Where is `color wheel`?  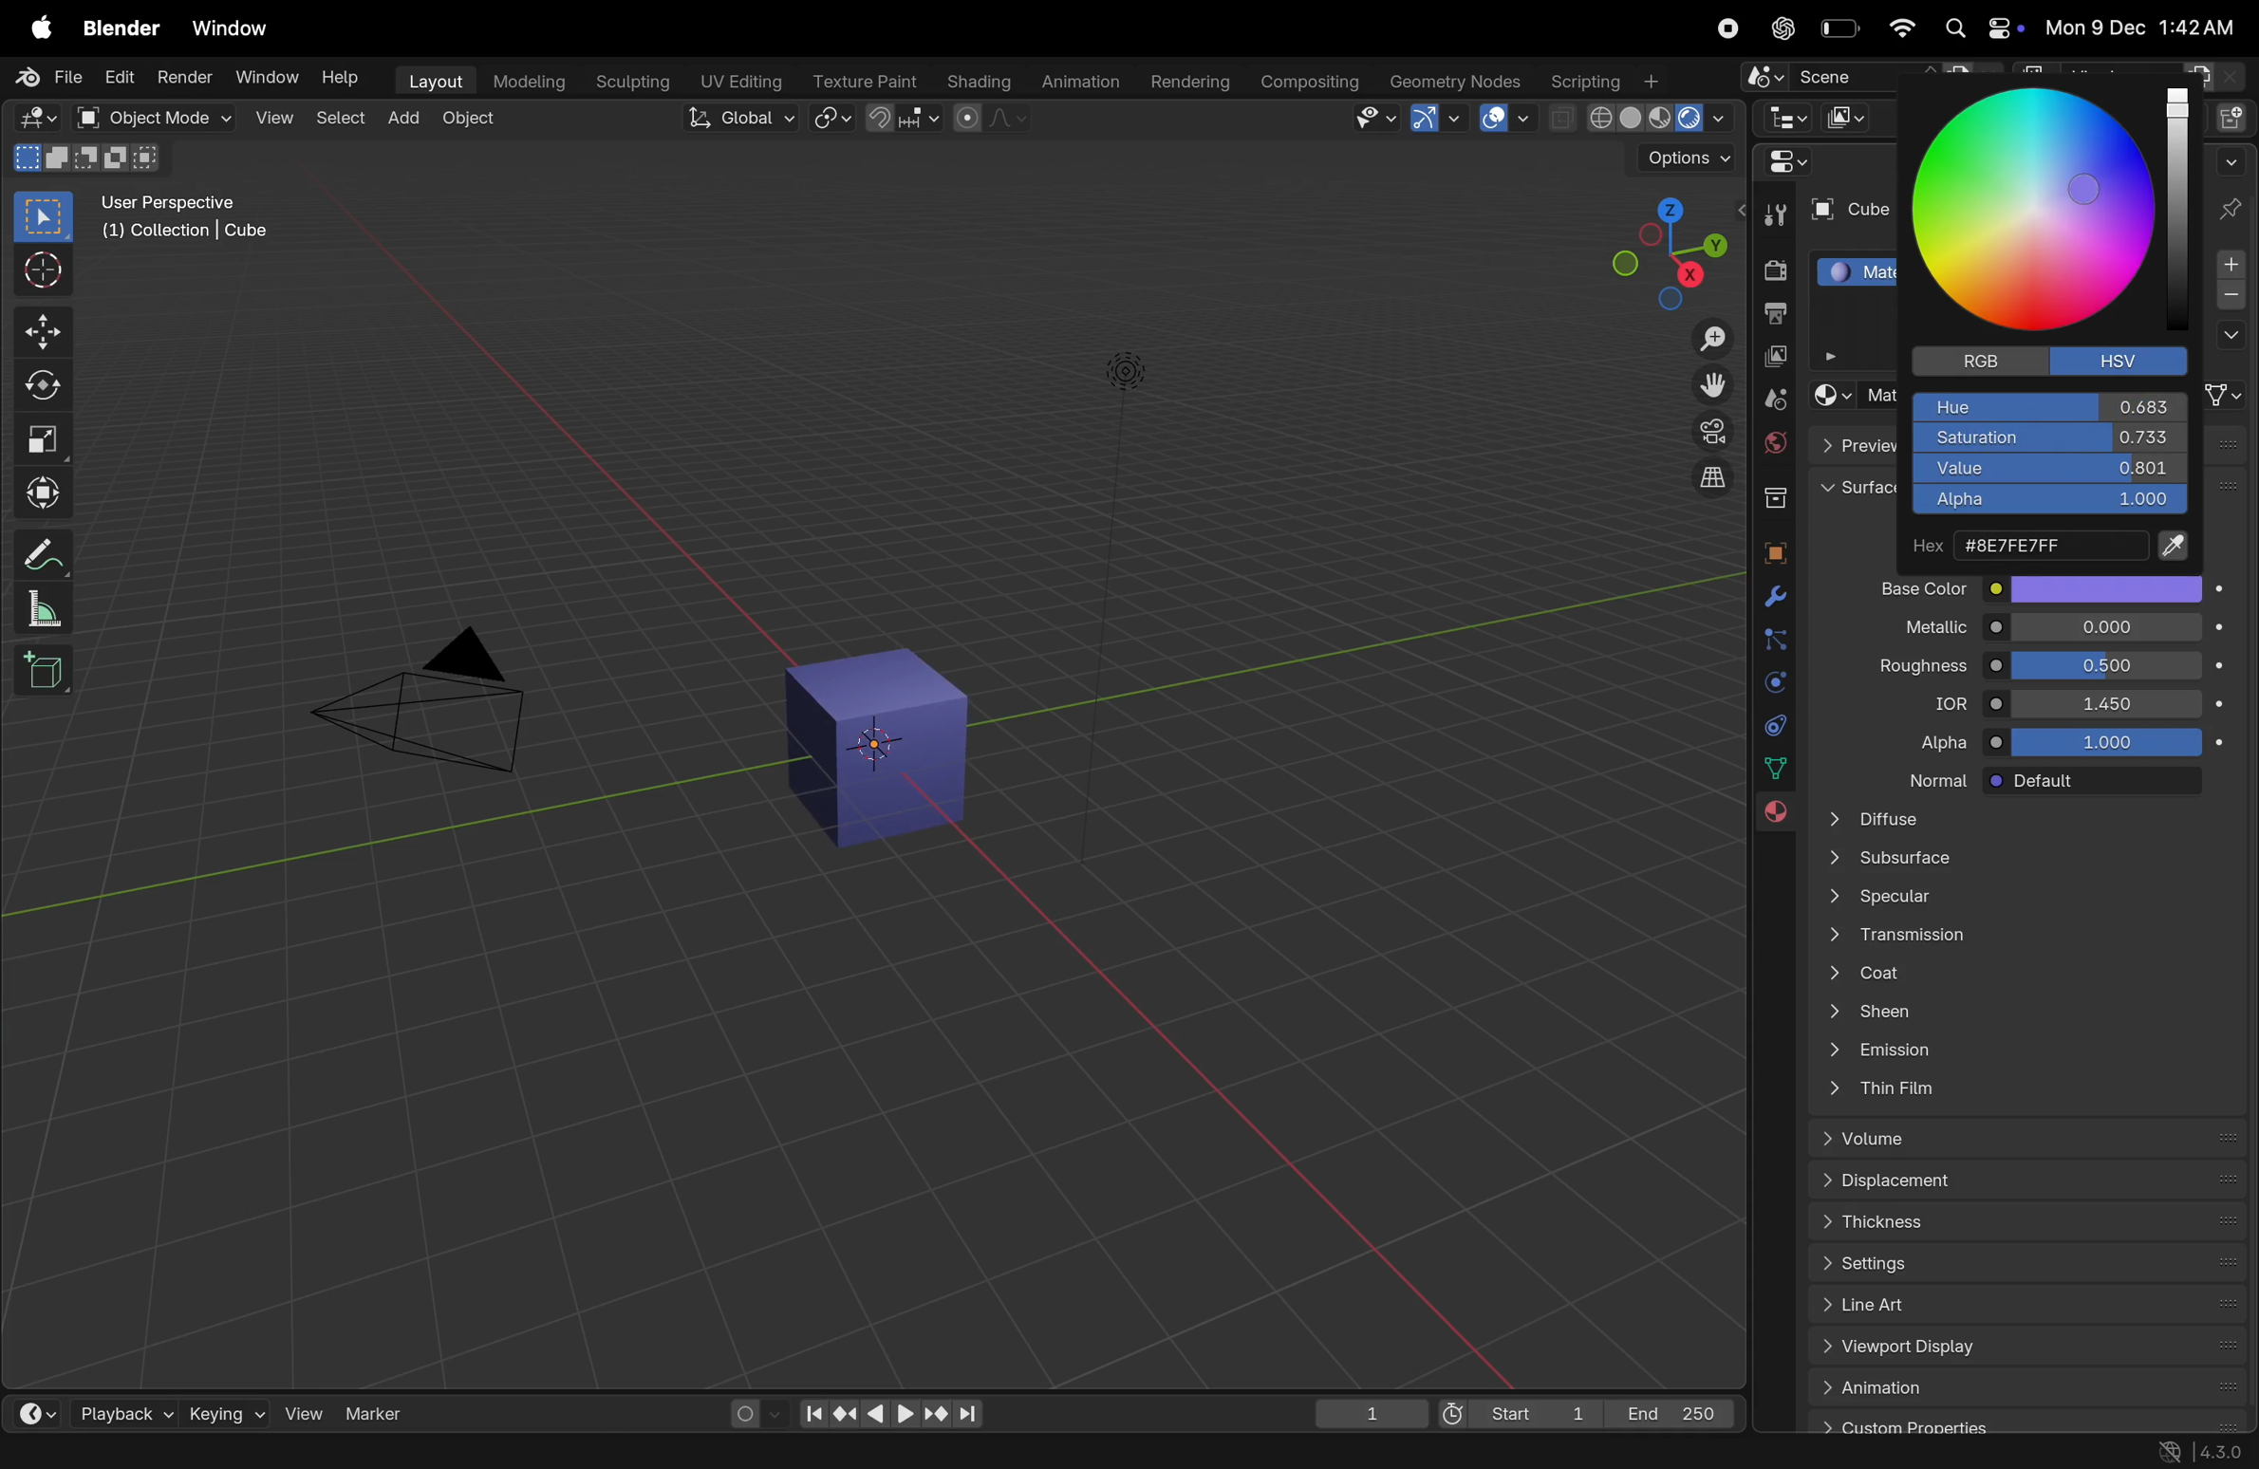
color wheel is located at coordinates (2044, 213).